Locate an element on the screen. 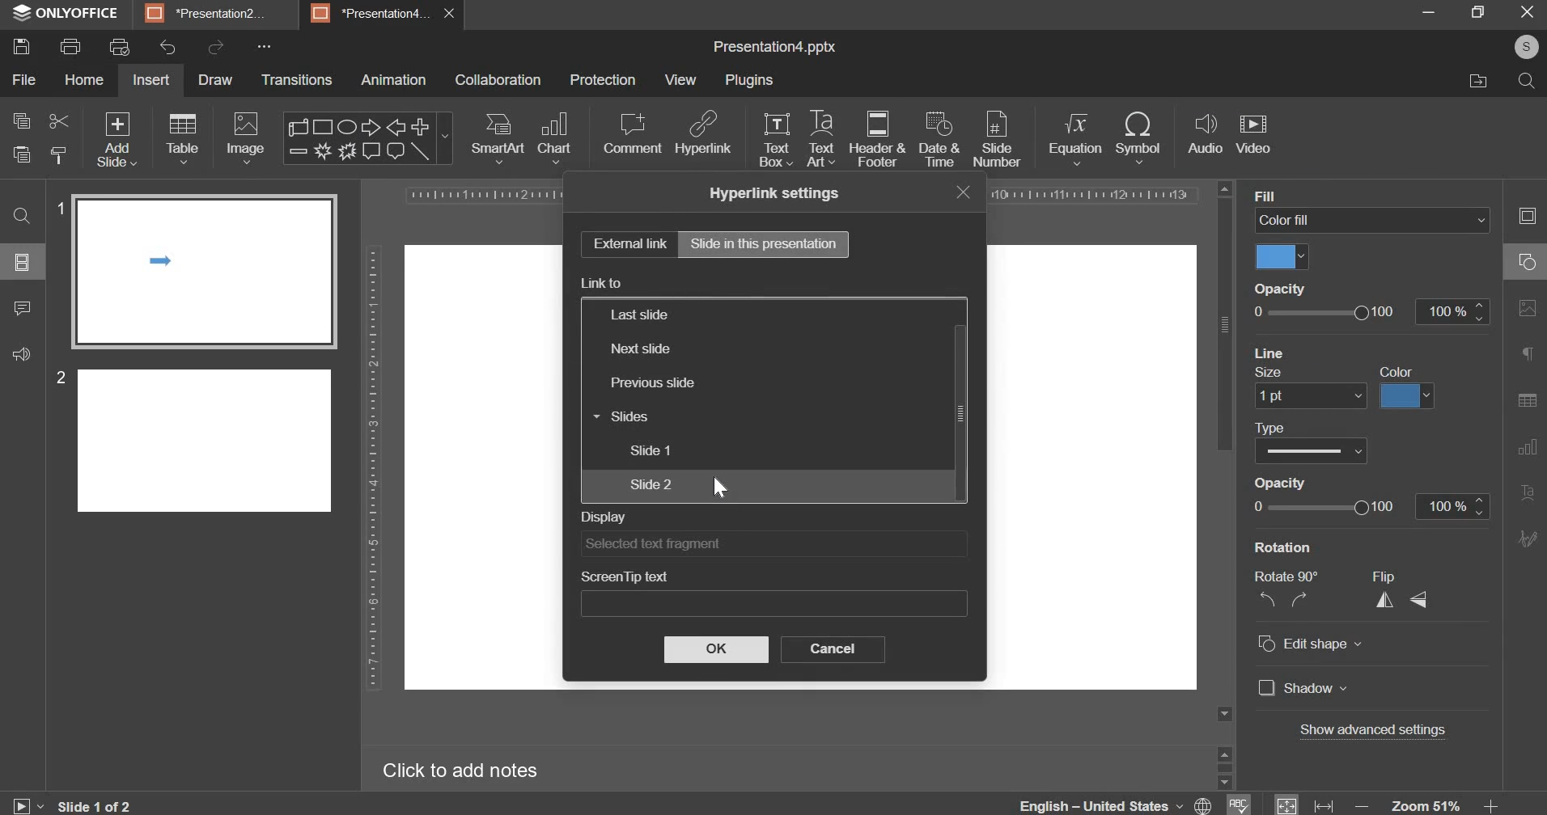  header & footer is located at coordinates (877, 140).